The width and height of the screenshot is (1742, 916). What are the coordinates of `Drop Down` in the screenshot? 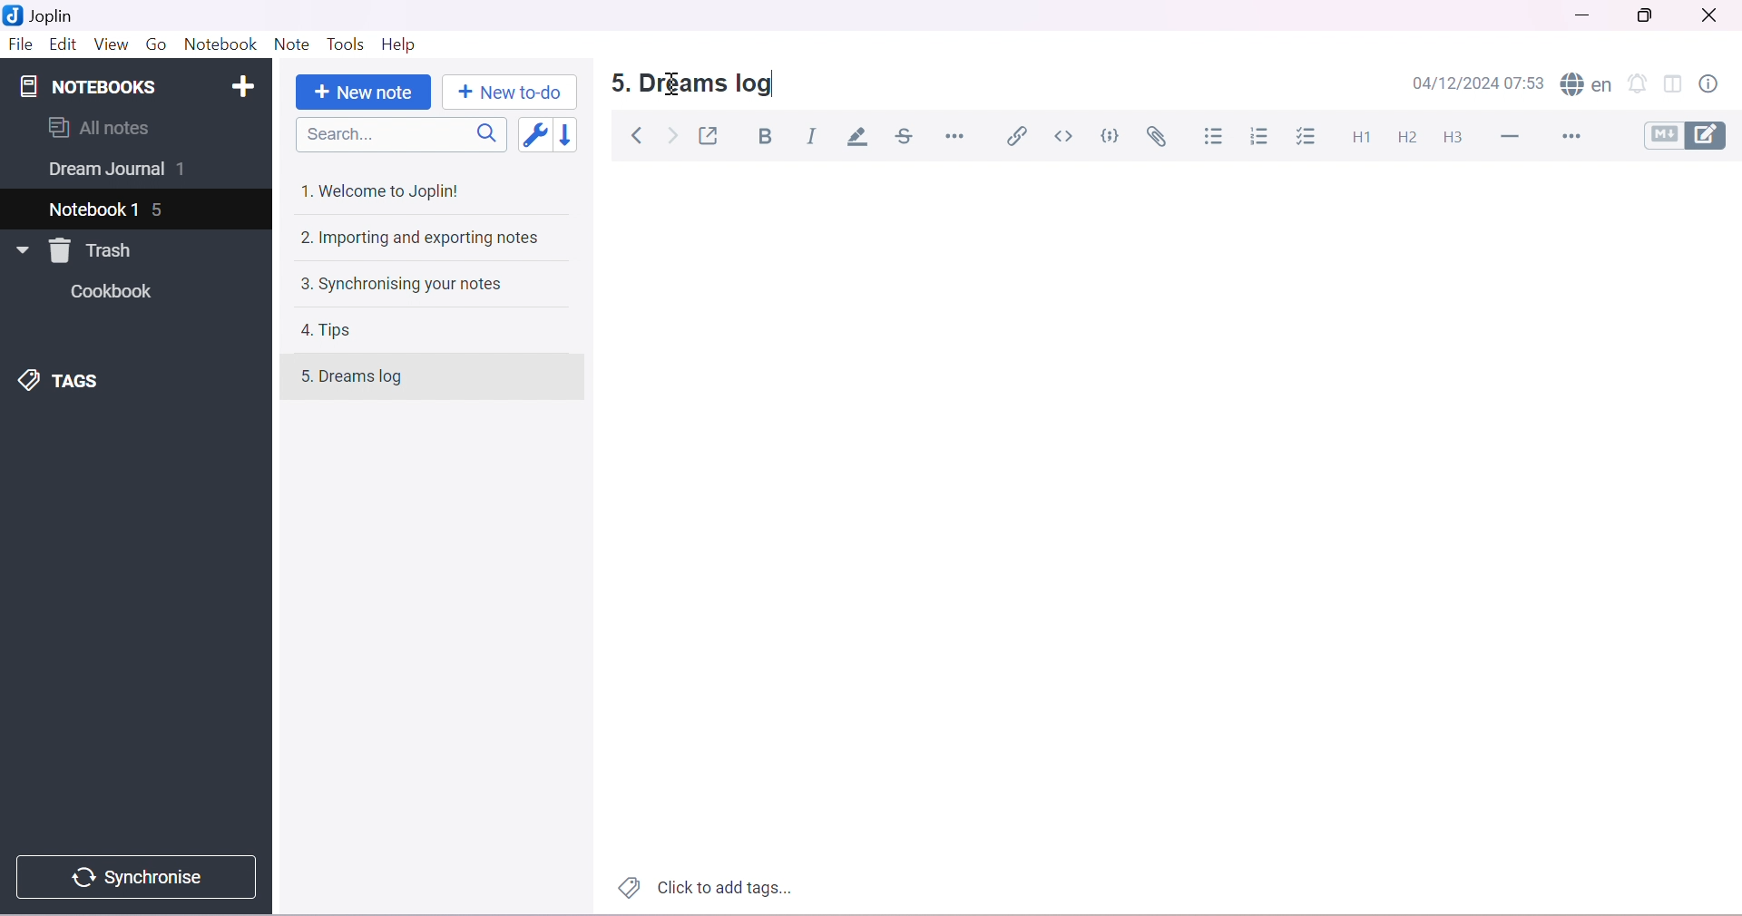 It's located at (18, 250).